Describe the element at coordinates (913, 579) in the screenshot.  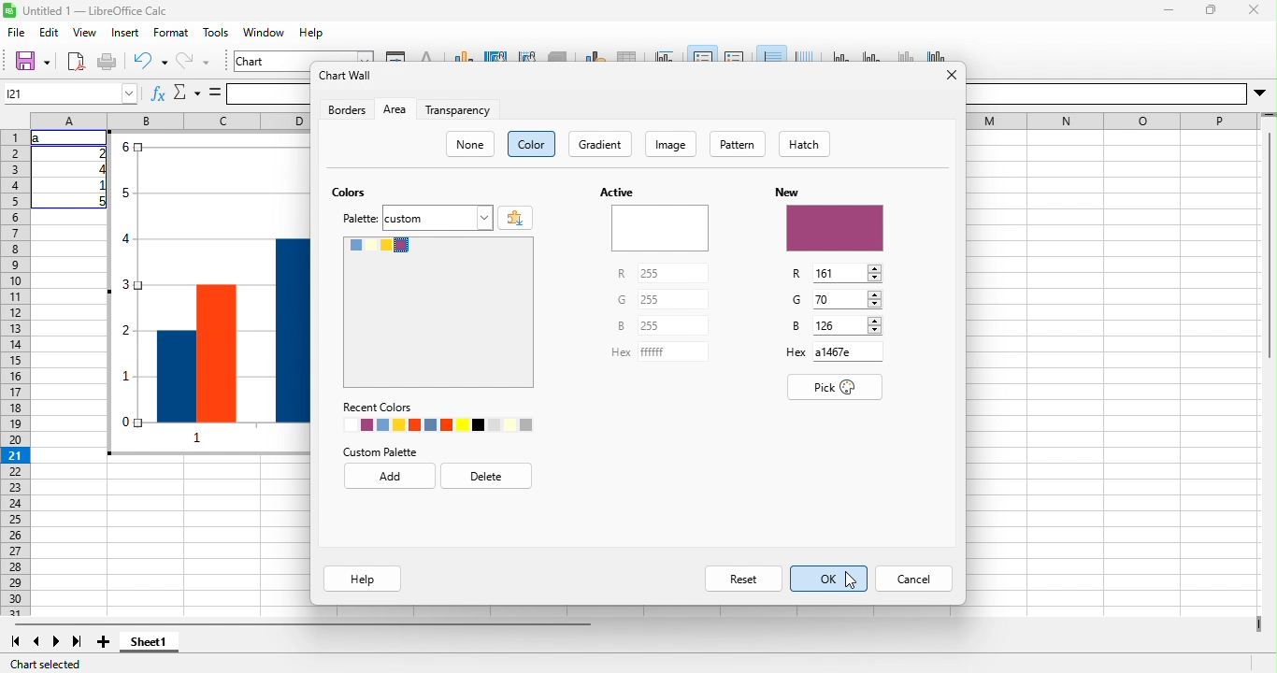
I see `cancel` at that location.